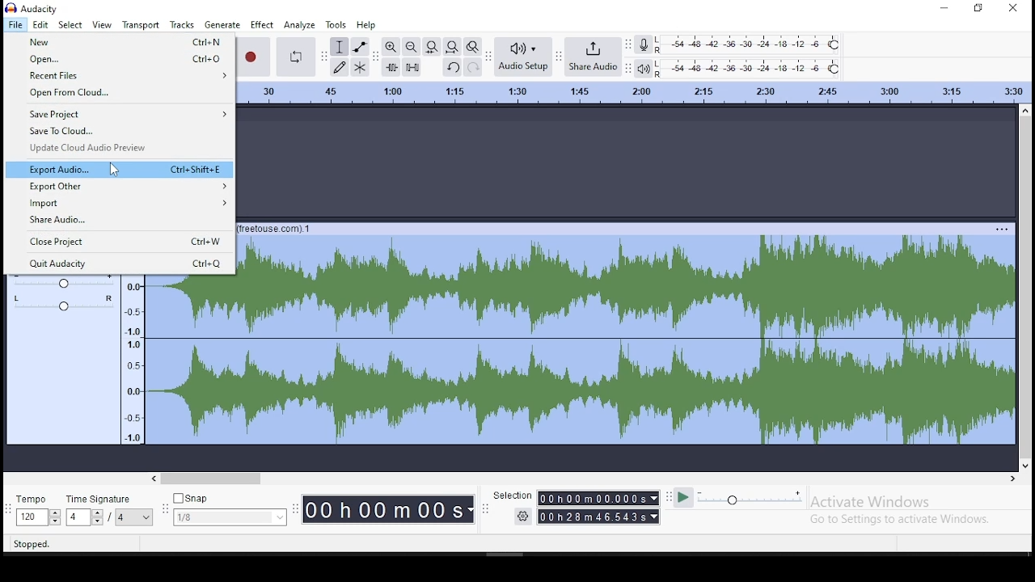 This screenshot has width=1035, height=582. I want to click on select, so click(71, 24).